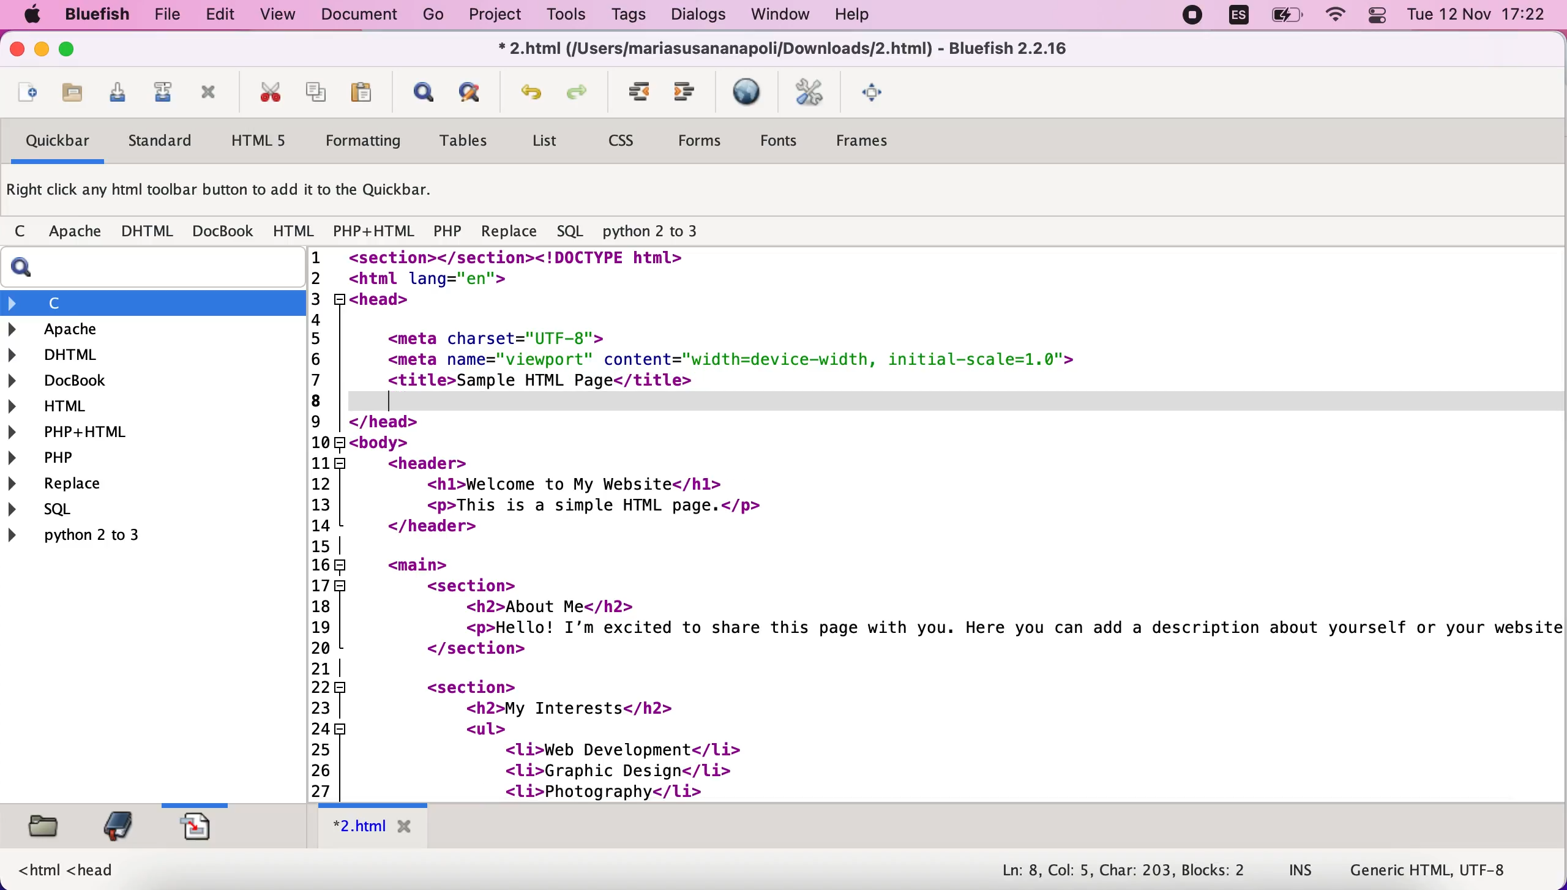 The width and height of the screenshot is (1567, 890). What do you see at coordinates (569, 17) in the screenshot?
I see `tools` at bounding box center [569, 17].